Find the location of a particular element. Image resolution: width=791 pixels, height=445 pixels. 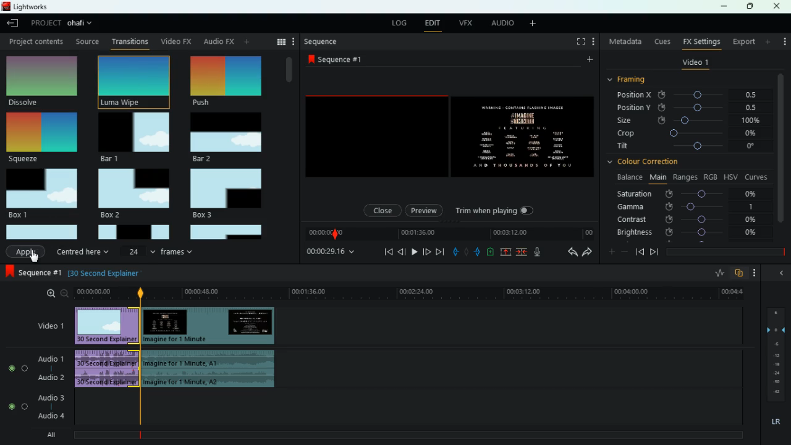

metadata is located at coordinates (625, 41).